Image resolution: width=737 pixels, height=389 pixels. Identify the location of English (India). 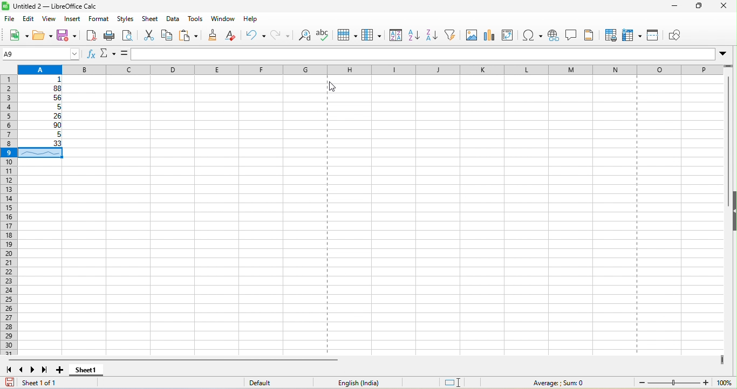
(363, 383).